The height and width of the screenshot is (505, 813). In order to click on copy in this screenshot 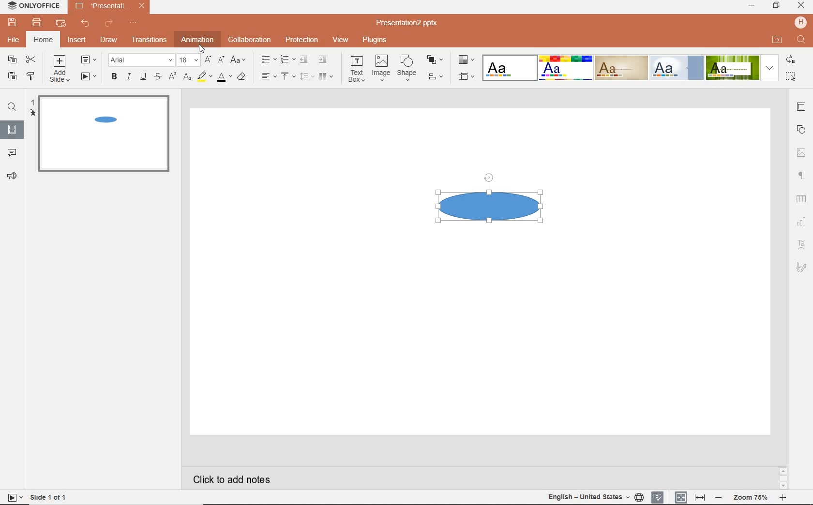, I will do `click(13, 59)`.